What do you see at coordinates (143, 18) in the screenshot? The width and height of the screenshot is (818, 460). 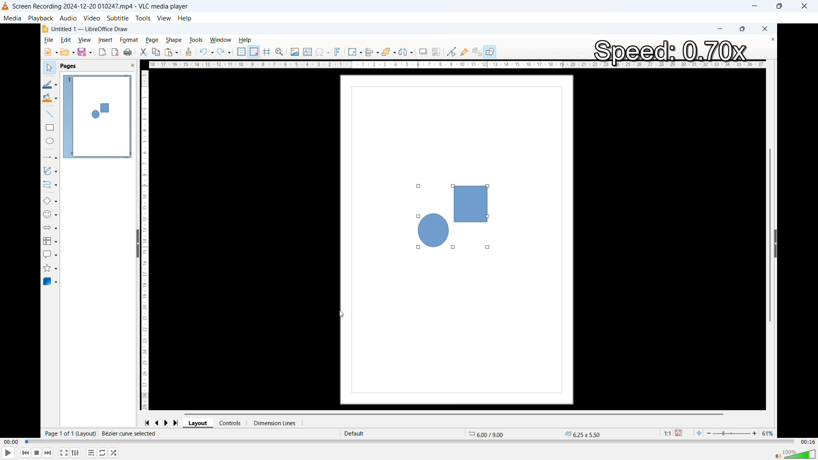 I see `Tools ` at bounding box center [143, 18].